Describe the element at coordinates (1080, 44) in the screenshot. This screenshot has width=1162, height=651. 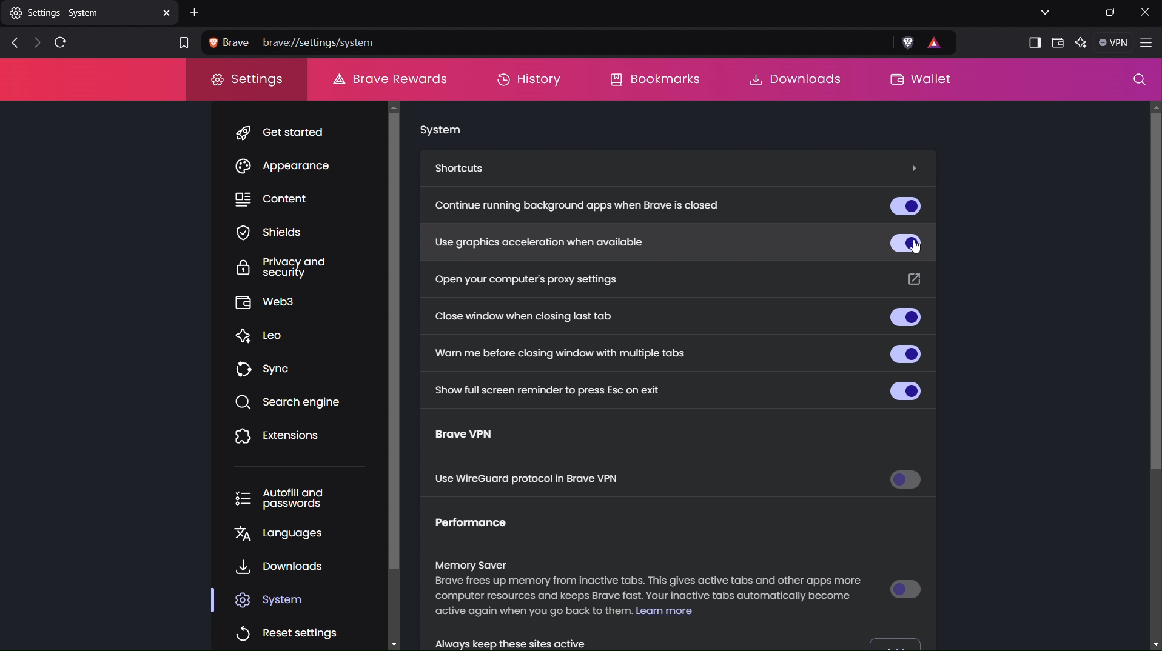
I see `Leo AI` at that location.